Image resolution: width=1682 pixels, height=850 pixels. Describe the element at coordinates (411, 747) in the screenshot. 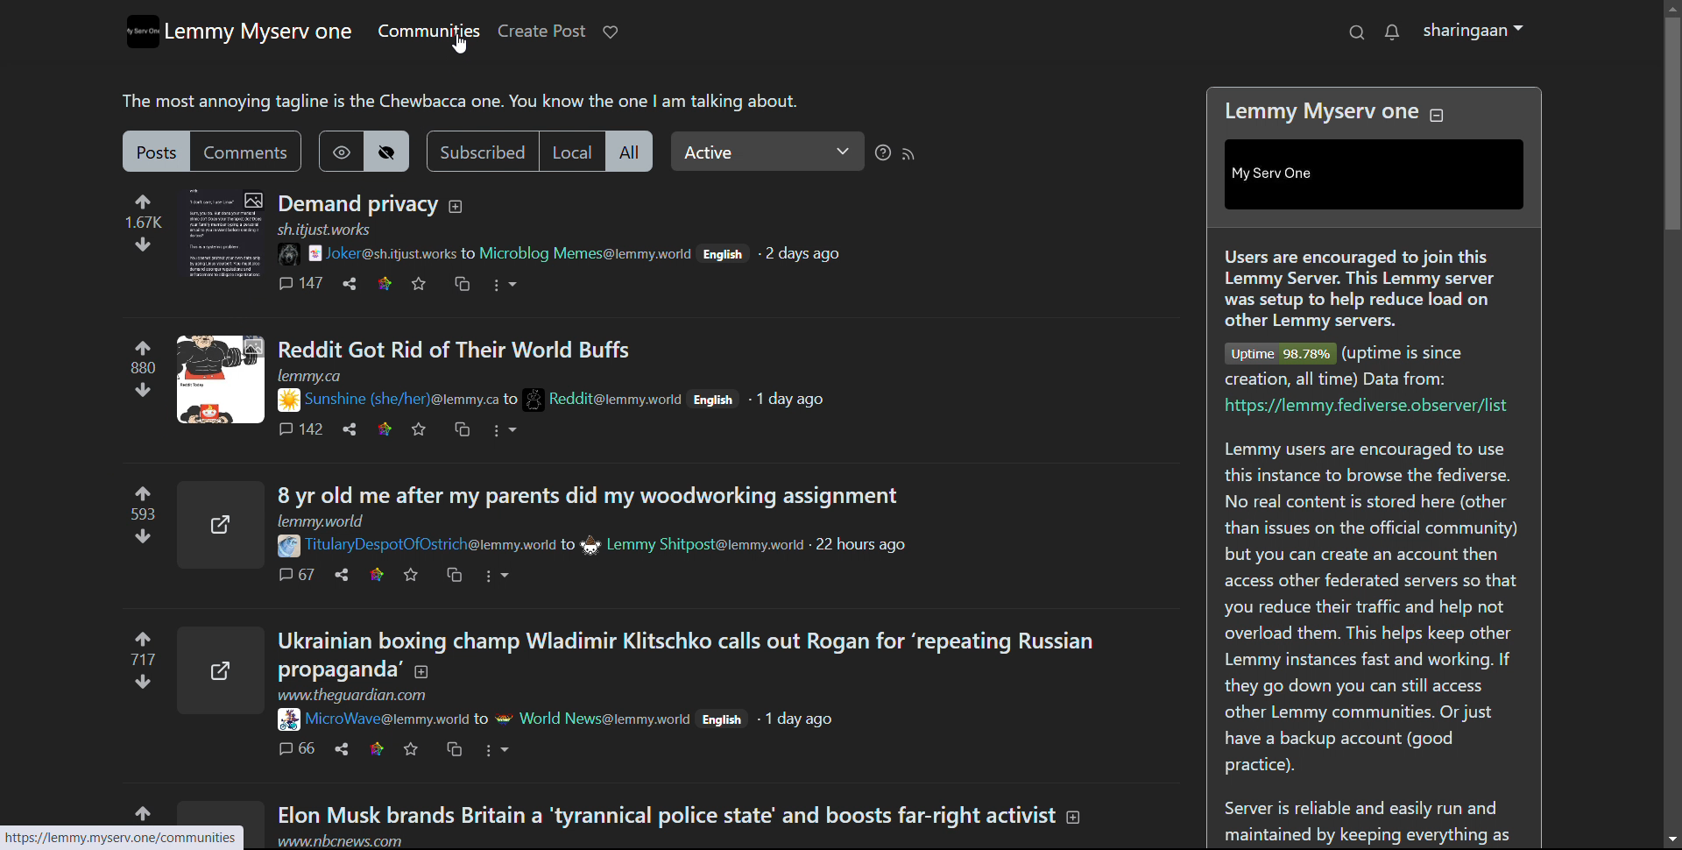

I see `save` at that location.